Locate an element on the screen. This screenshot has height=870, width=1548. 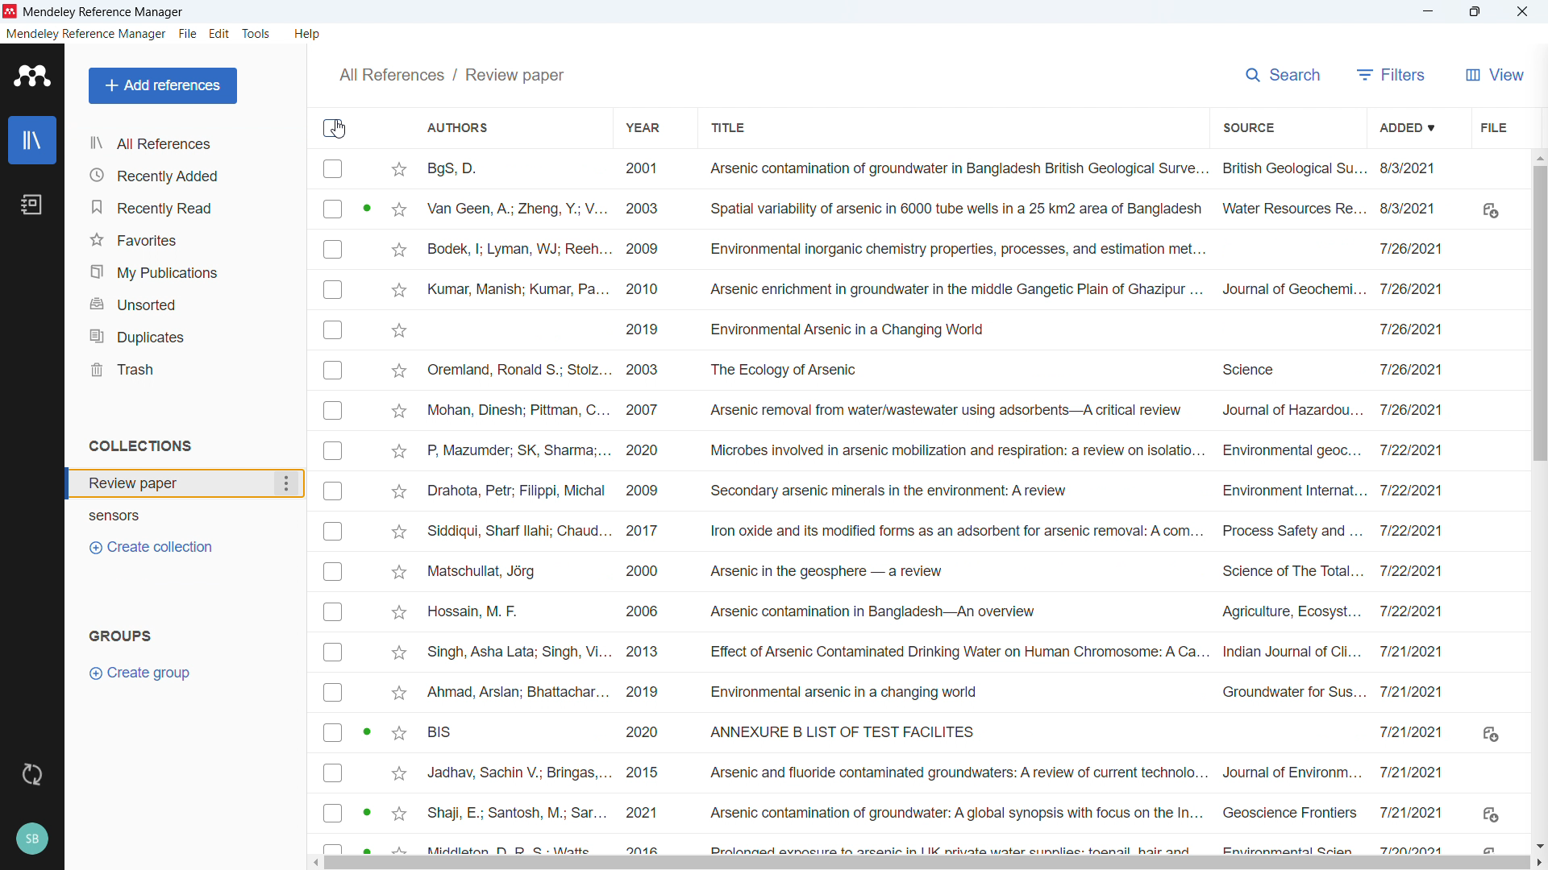
Select respective publication is located at coordinates (333, 290).